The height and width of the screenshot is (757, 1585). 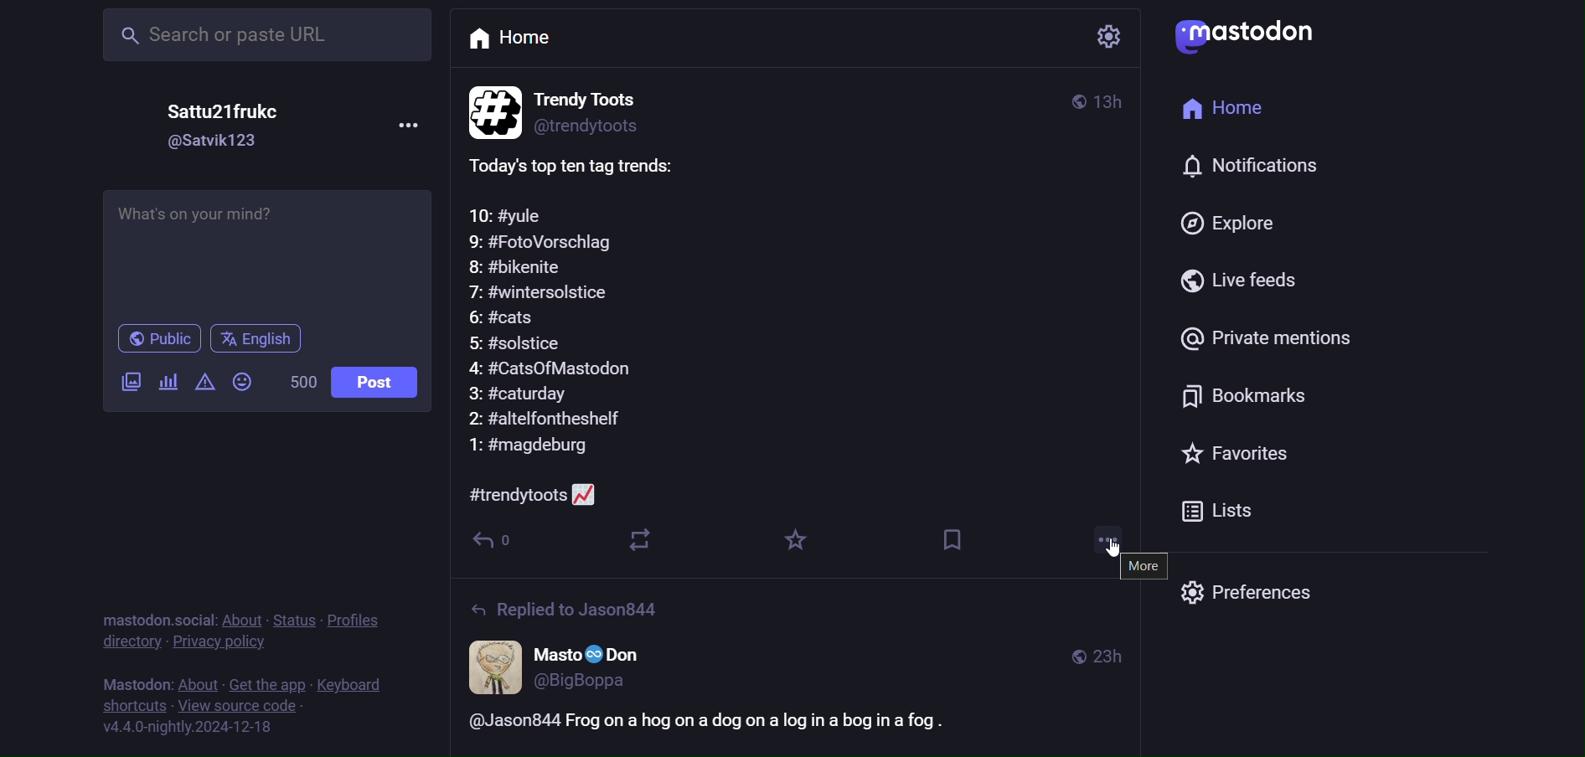 I want to click on bookmarks, so click(x=1236, y=396).